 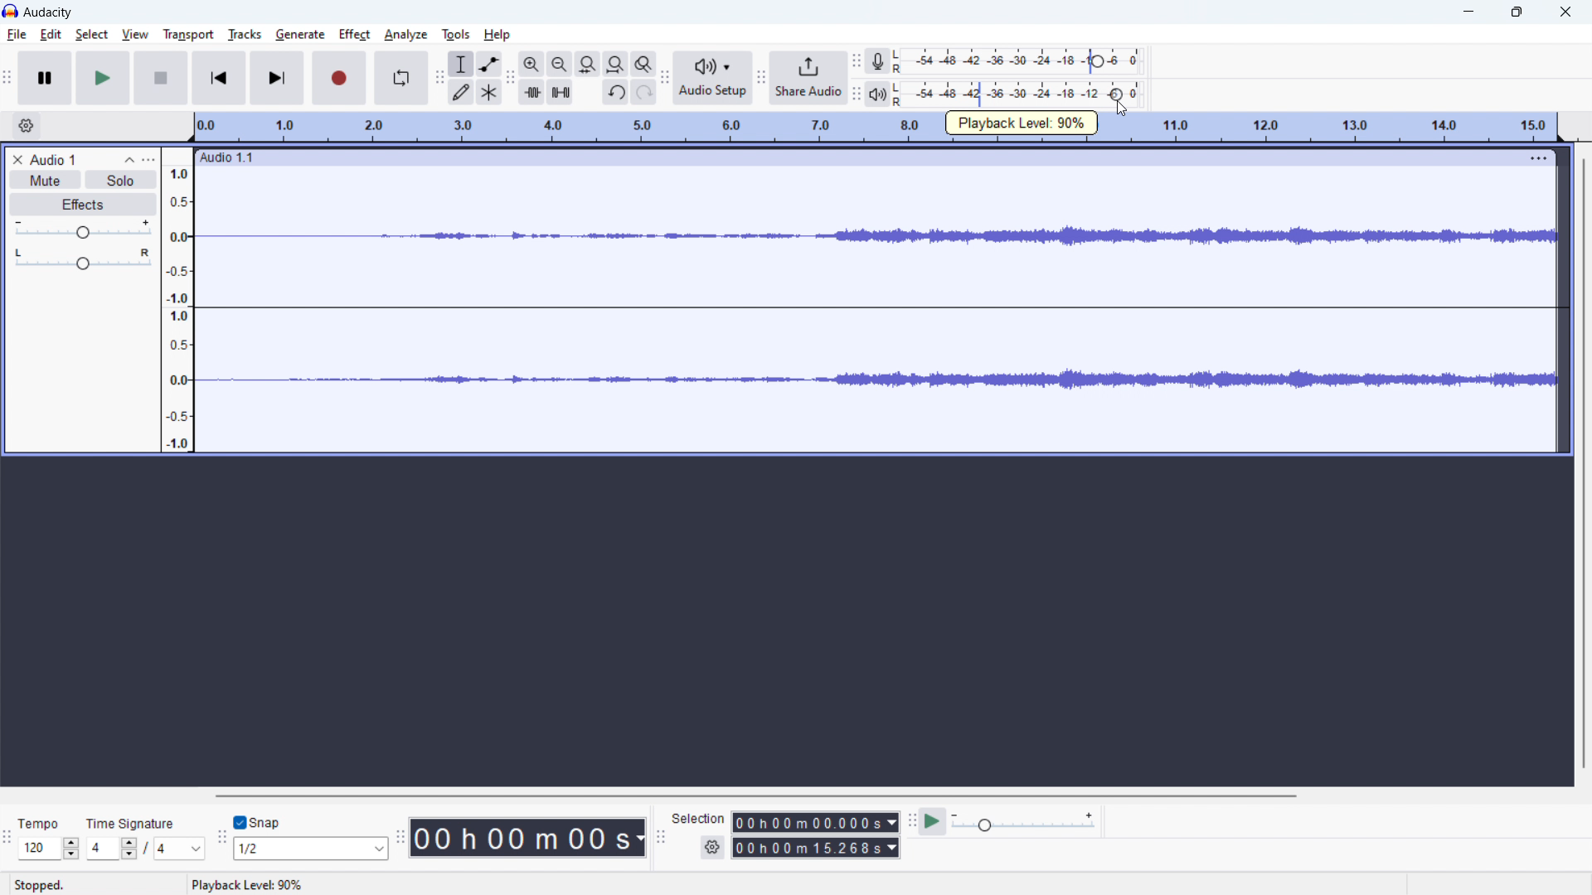 What do you see at coordinates (815, 848) in the screenshot?
I see `end time` at bounding box center [815, 848].